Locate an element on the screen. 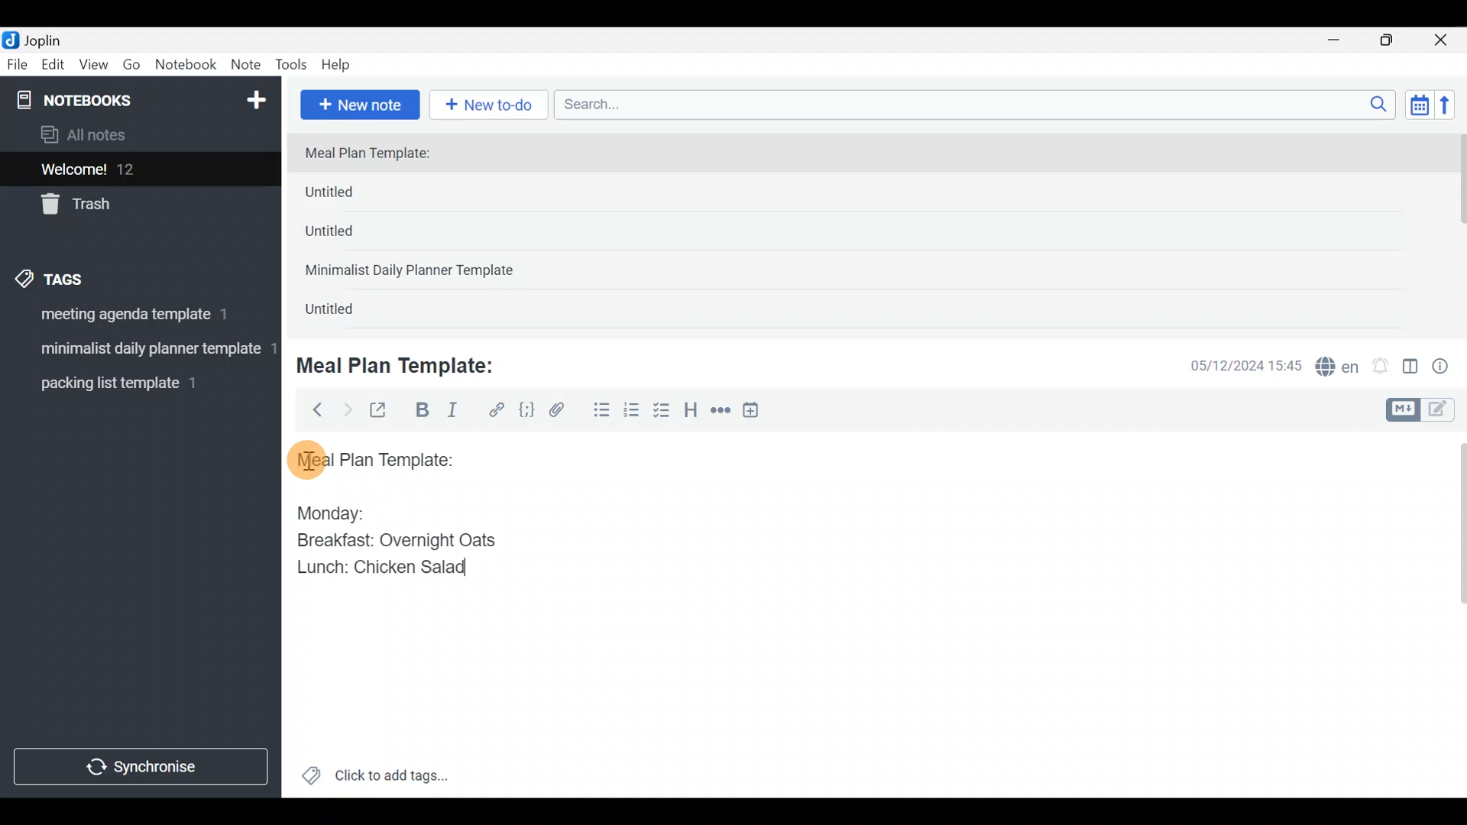 This screenshot has height=825, width=1467. Tags is located at coordinates (86, 277).